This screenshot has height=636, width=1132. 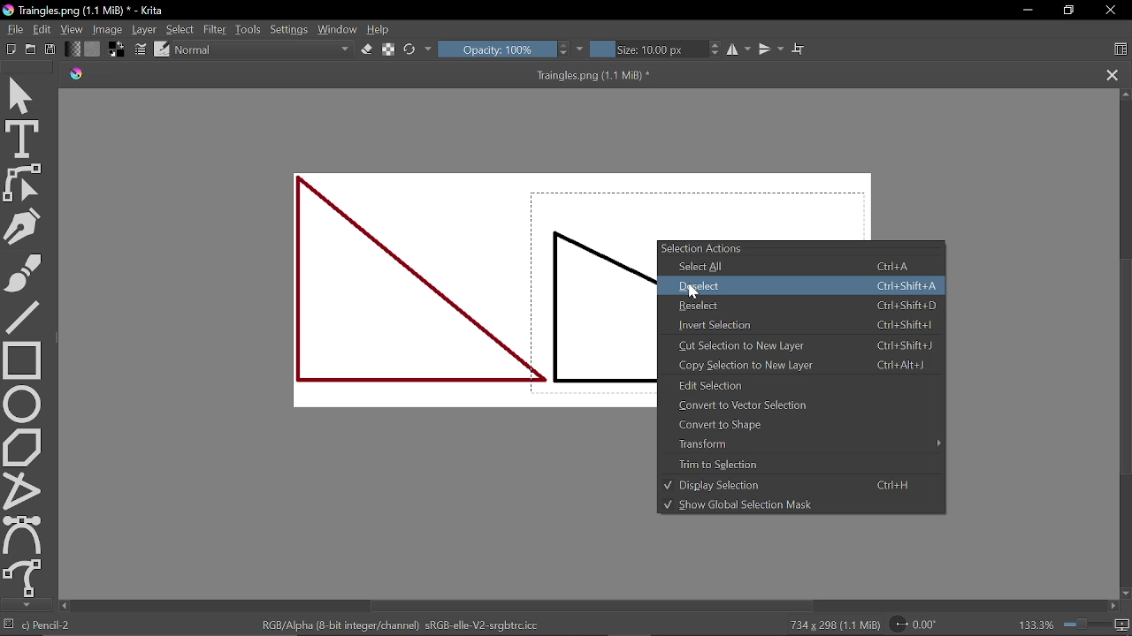 What do you see at coordinates (11, 625) in the screenshot?
I see `No selection` at bounding box center [11, 625].